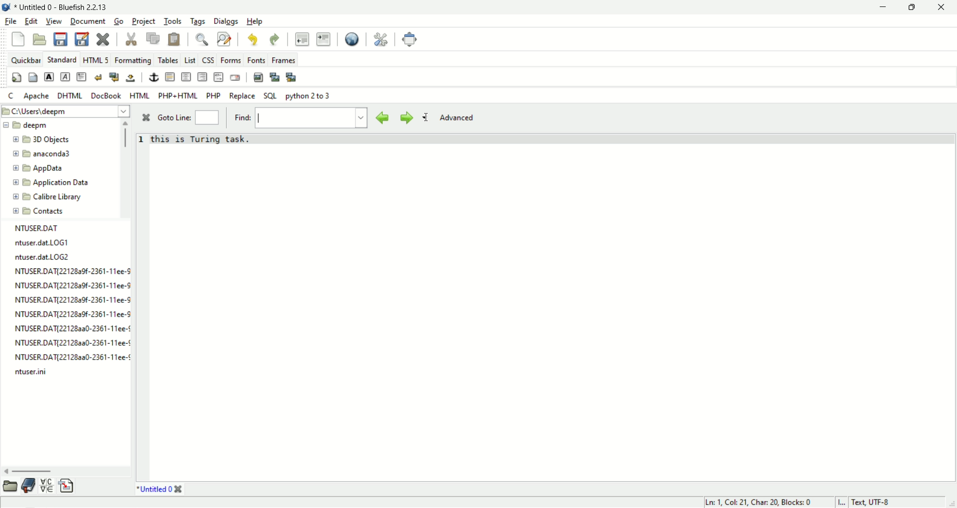  What do you see at coordinates (6, 6) in the screenshot?
I see `application icon` at bounding box center [6, 6].